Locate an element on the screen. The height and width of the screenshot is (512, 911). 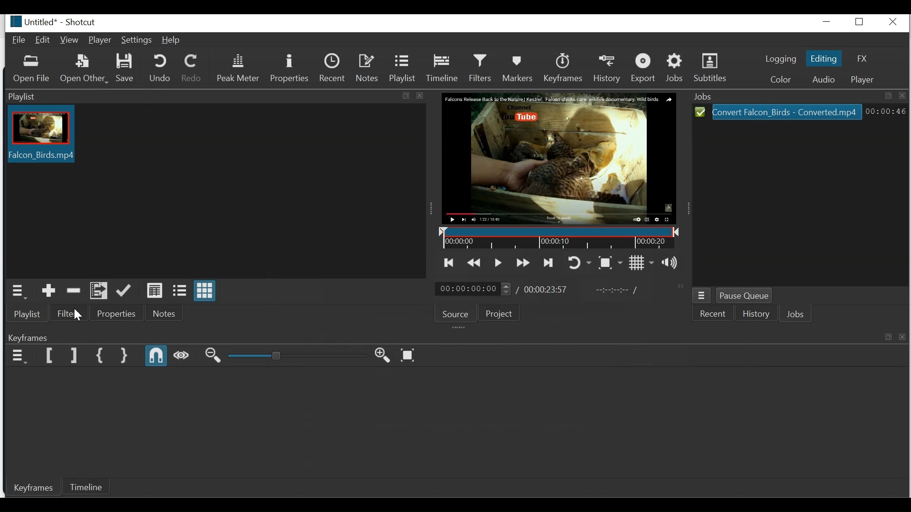
View as Icons is located at coordinates (205, 291).